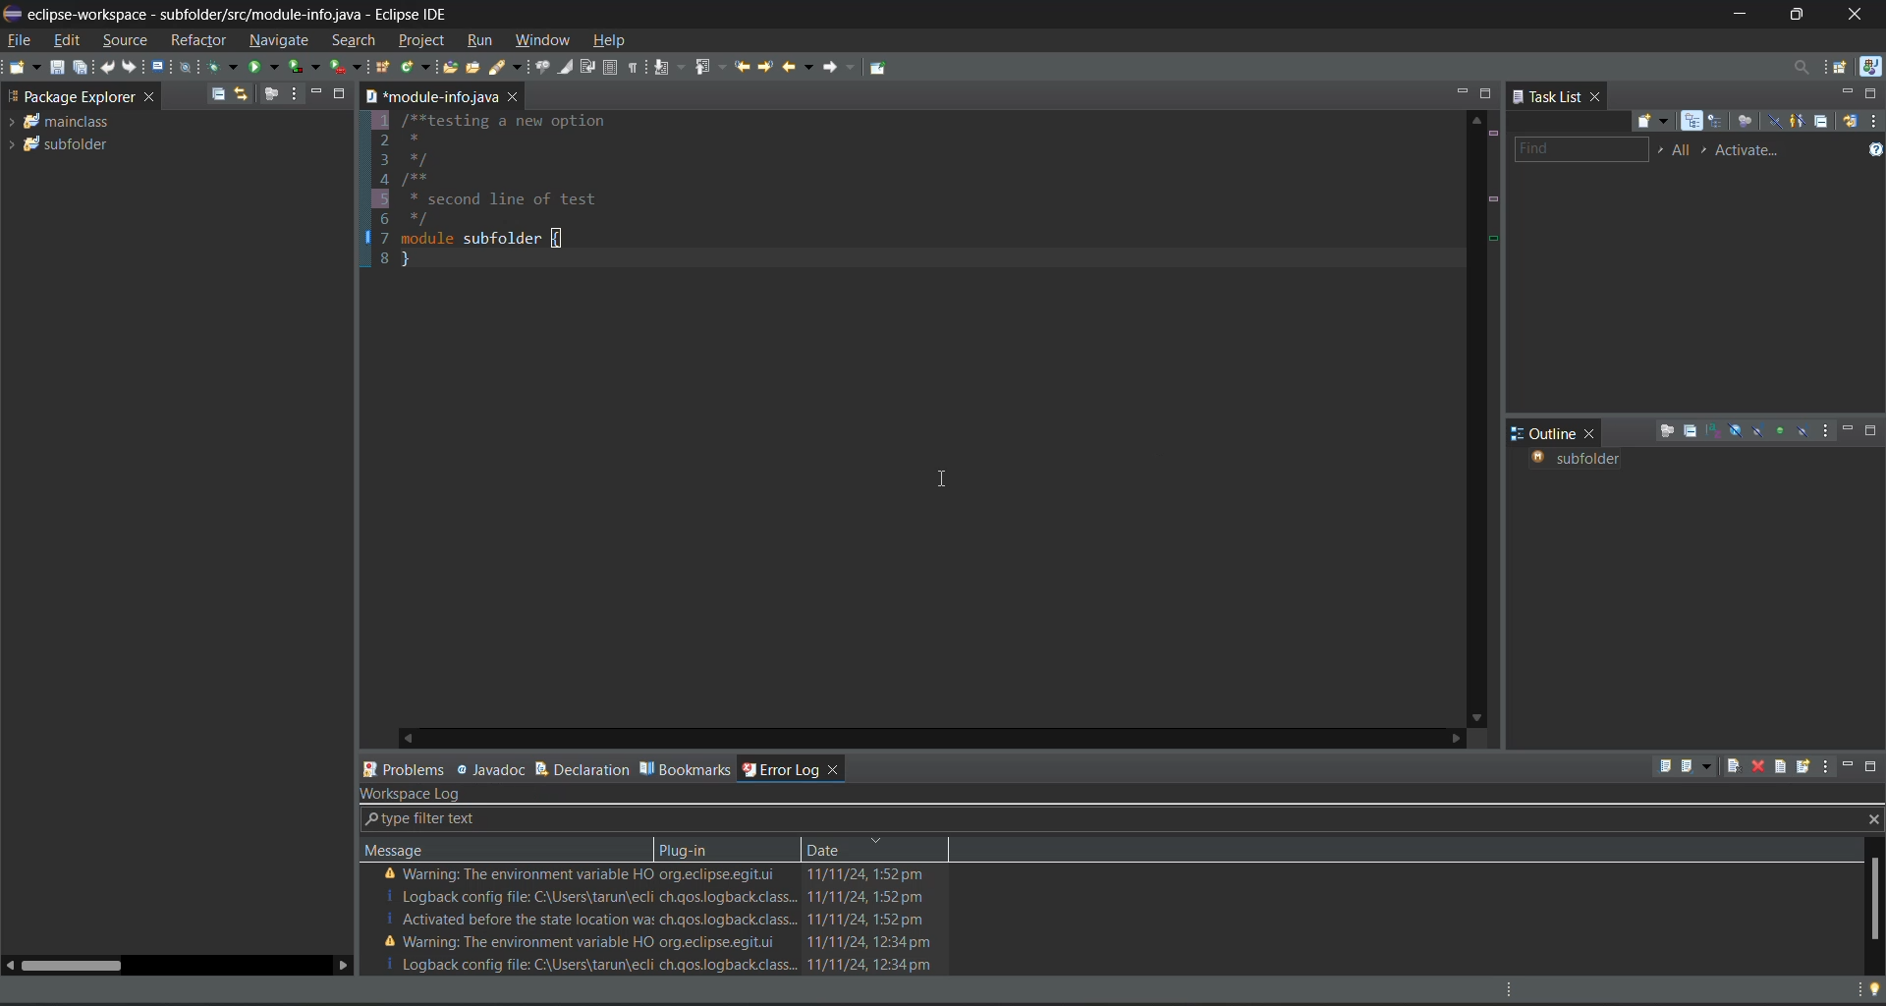 Image resolution: width=1886 pixels, height=1006 pixels. I want to click on coverage, so click(307, 66).